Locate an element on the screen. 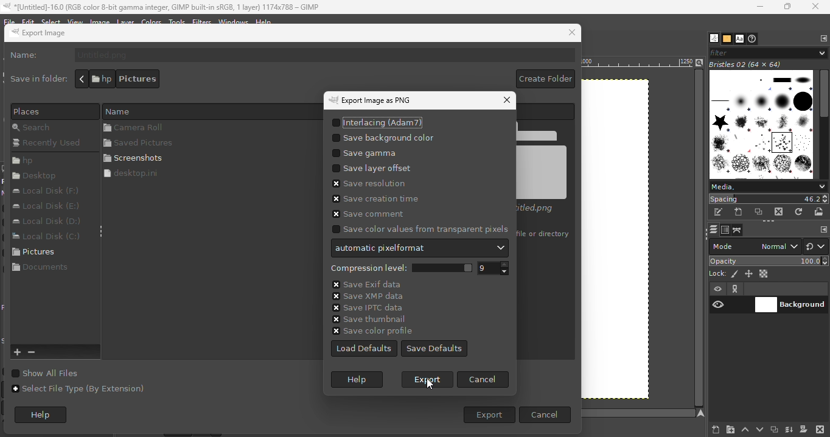  Lower this layer is located at coordinates (761, 428).